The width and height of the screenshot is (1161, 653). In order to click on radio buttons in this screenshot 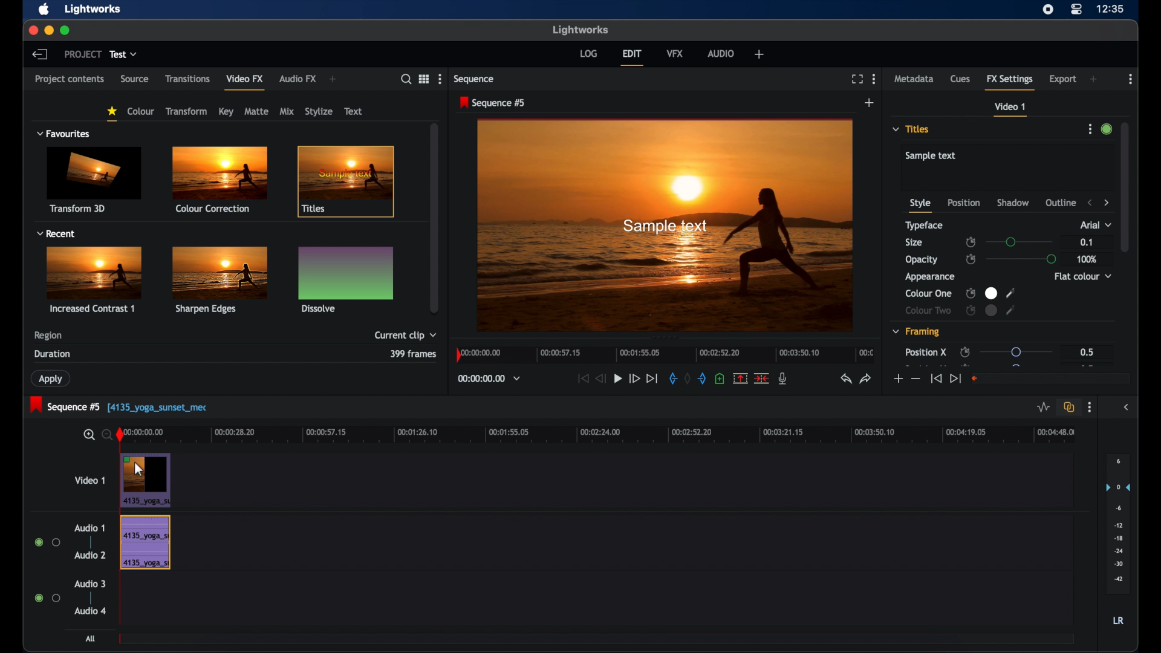, I will do `click(46, 598)`.